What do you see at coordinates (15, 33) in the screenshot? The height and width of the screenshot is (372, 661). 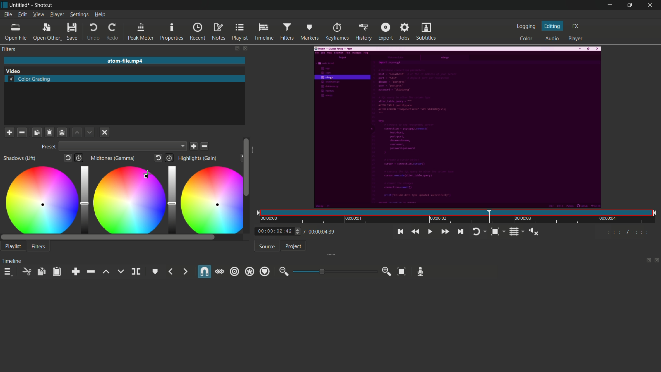 I see `open file` at bounding box center [15, 33].